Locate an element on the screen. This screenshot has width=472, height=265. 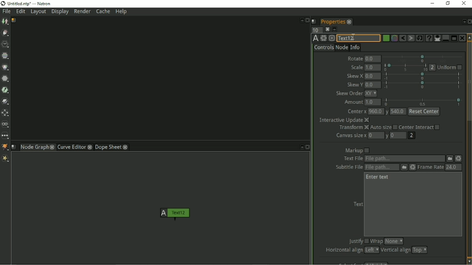
Reset Center is located at coordinates (424, 112).